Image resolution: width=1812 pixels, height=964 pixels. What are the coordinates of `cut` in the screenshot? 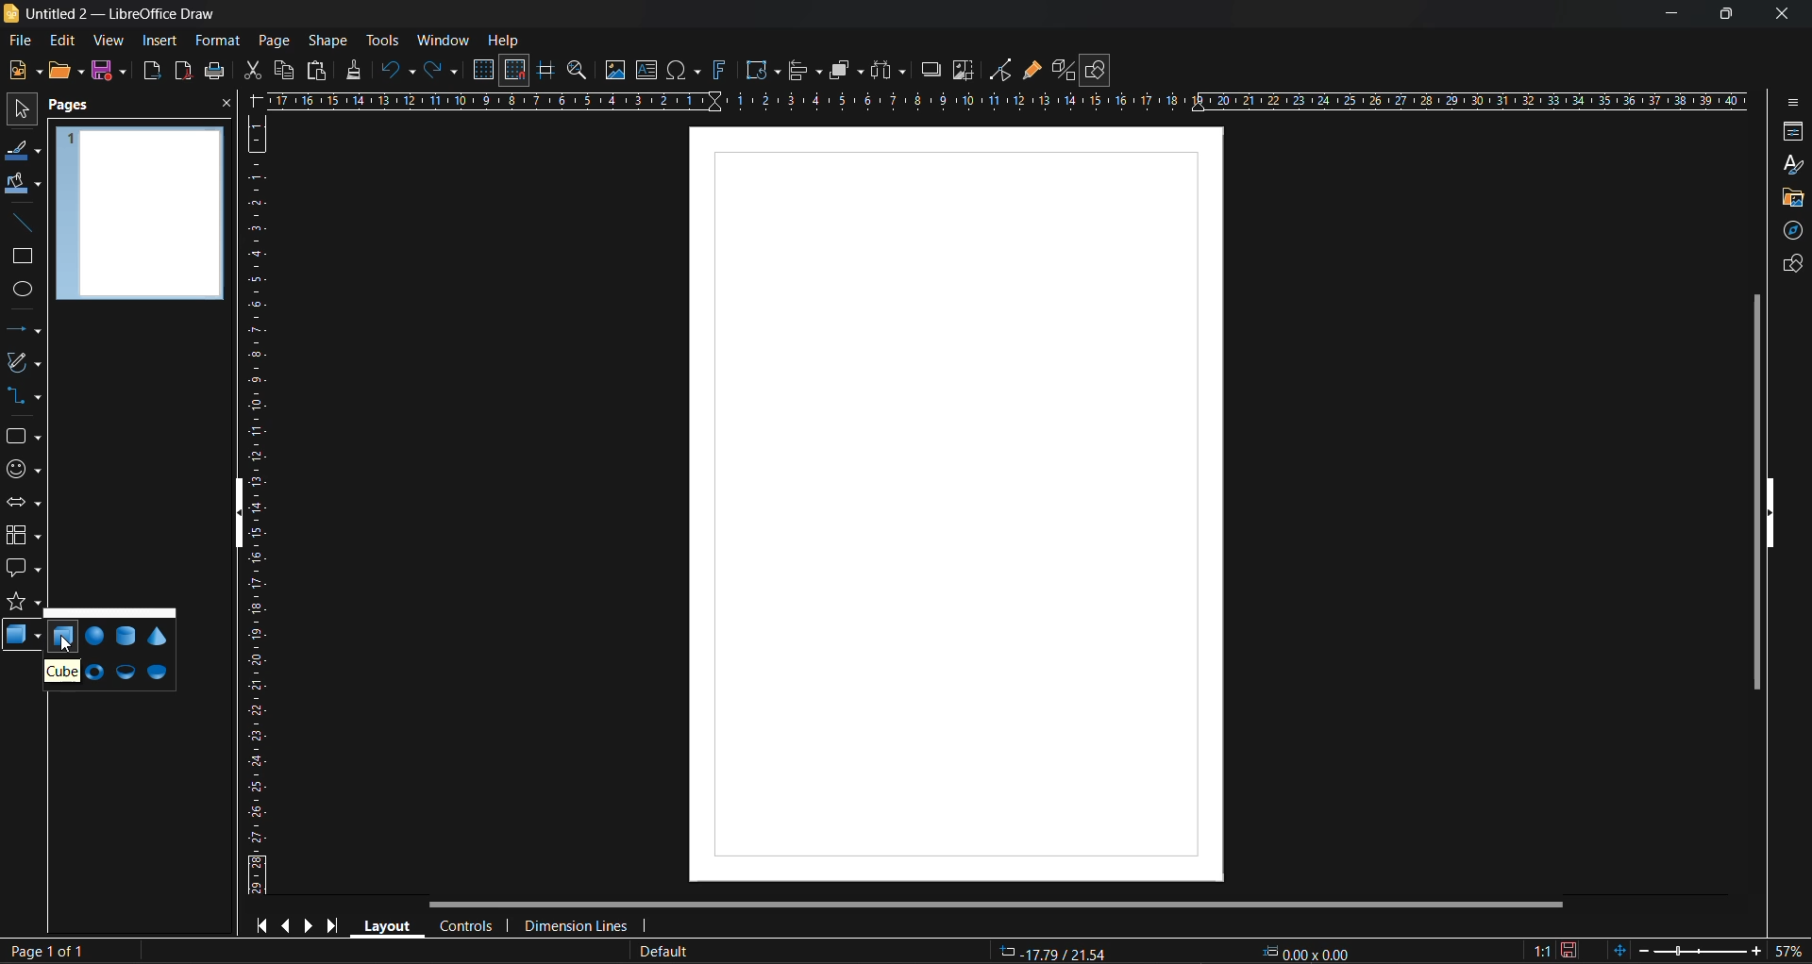 It's located at (255, 72).